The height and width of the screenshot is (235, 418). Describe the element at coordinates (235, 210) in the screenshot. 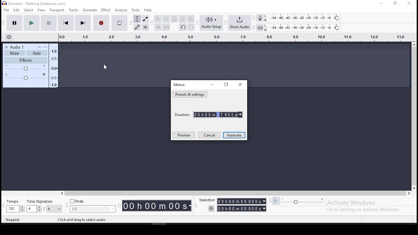

I see `Timer with settings` at that location.